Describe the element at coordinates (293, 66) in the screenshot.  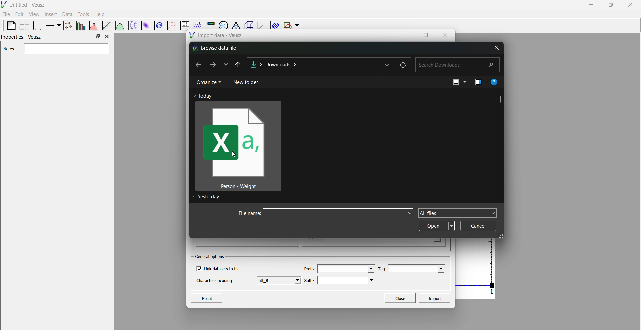
I see `> Downloads »` at that location.